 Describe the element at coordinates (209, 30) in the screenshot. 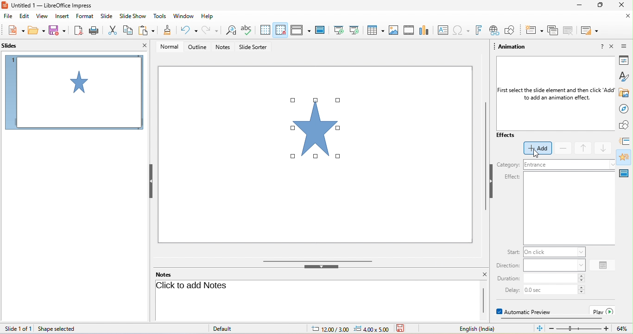

I see `redo` at that location.